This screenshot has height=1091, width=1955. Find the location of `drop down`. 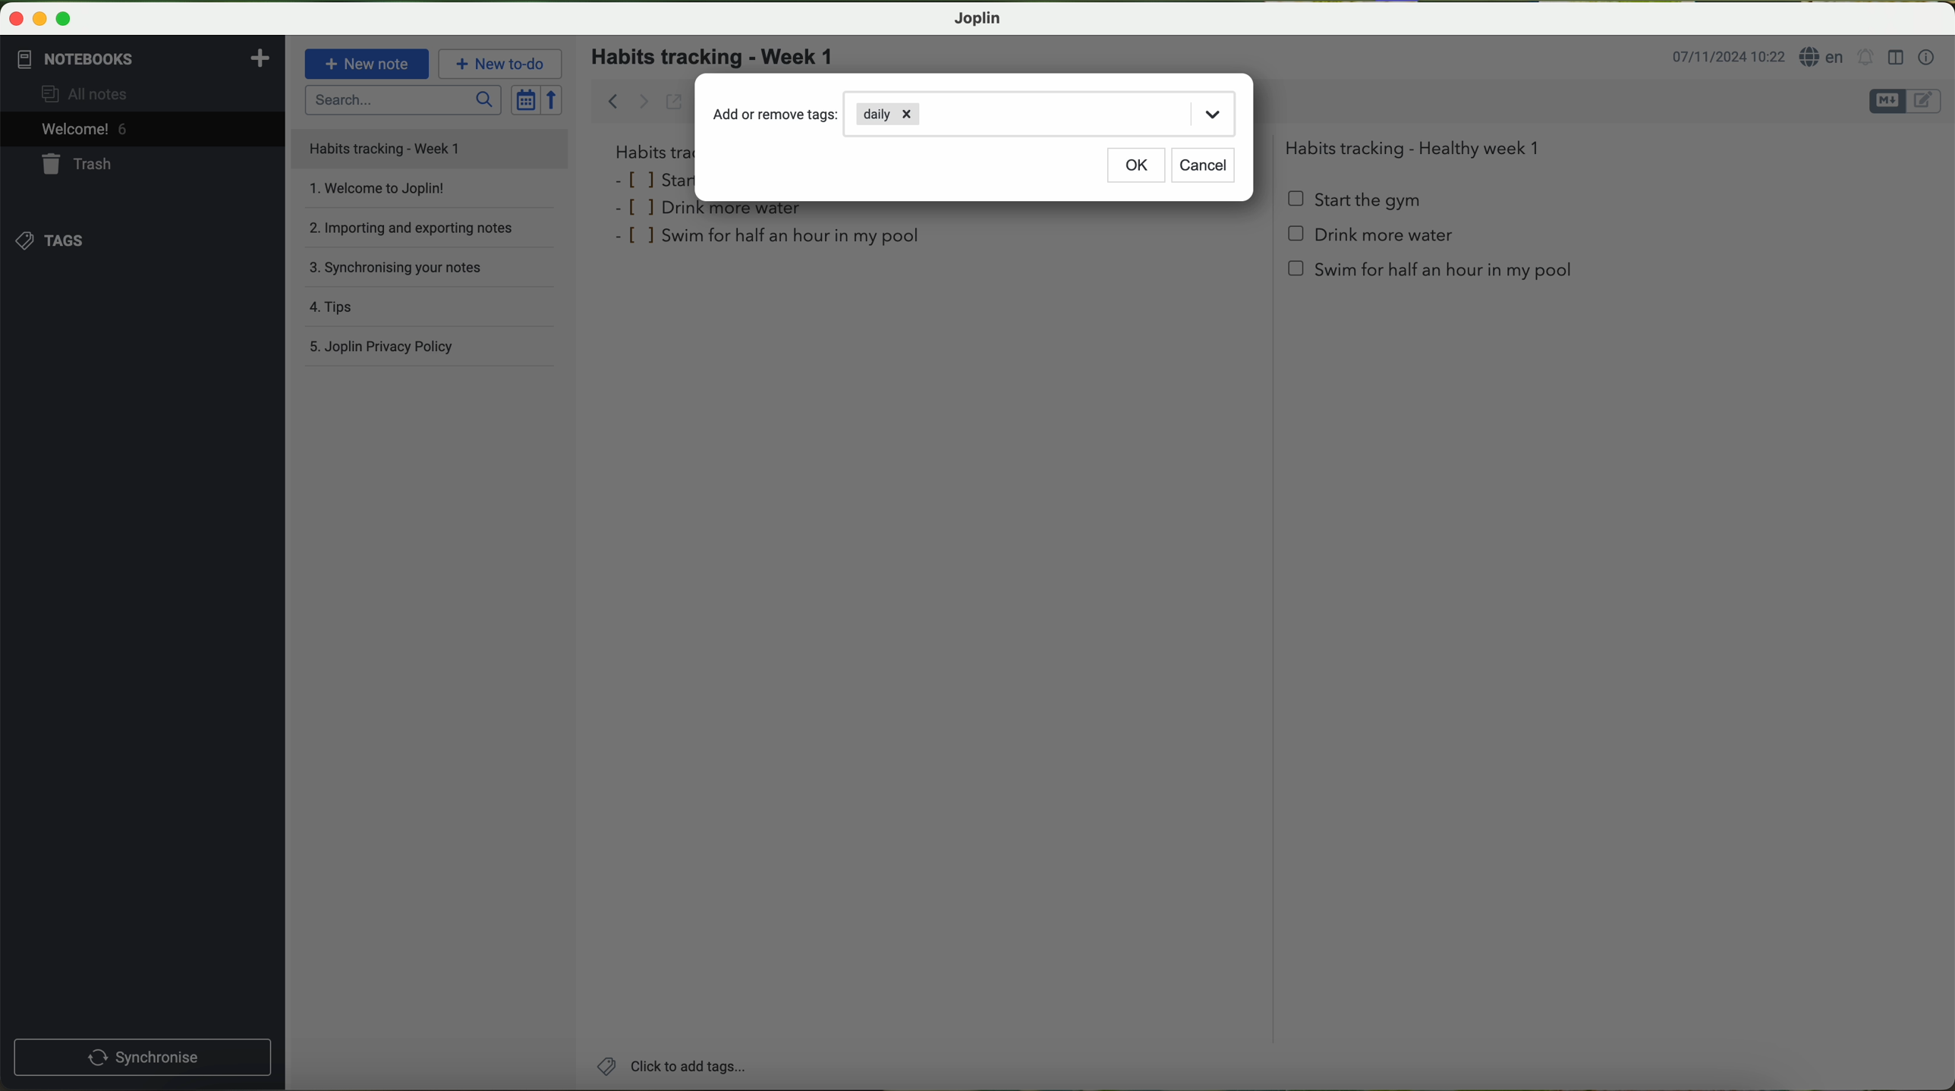

drop down is located at coordinates (1212, 112).